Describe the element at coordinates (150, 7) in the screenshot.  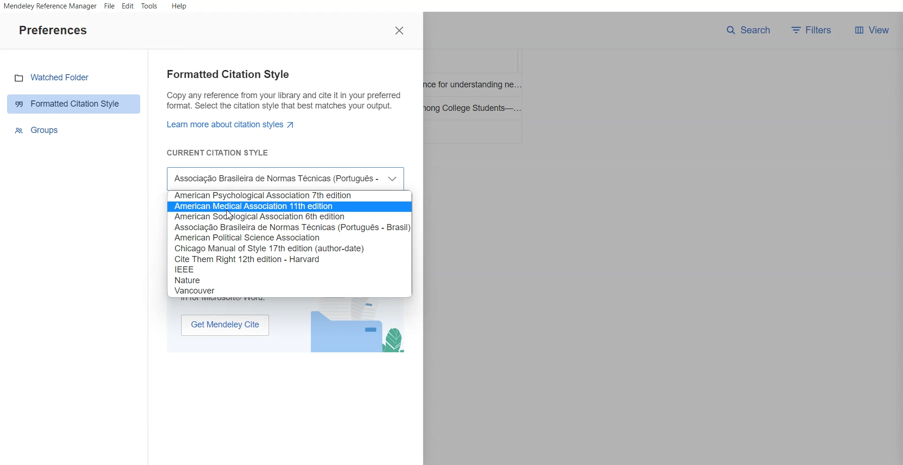
I see `Tools` at that location.